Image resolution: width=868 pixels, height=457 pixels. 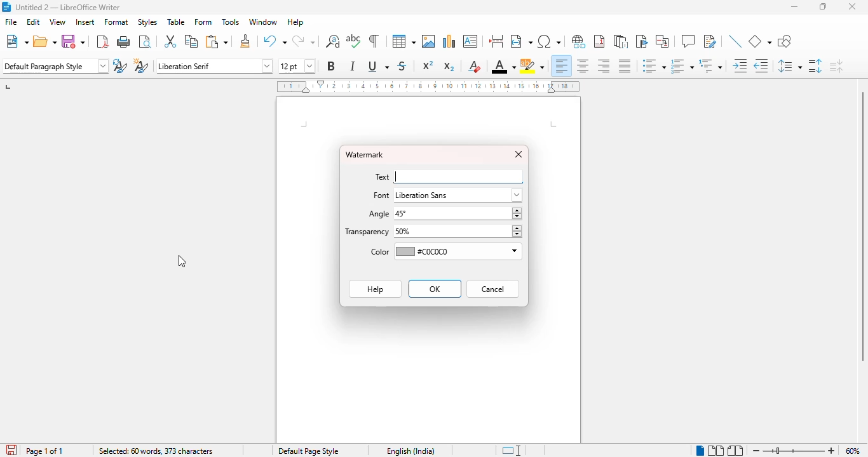 What do you see at coordinates (761, 66) in the screenshot?
I see `decrease indent` at bounding box center [761, 66].